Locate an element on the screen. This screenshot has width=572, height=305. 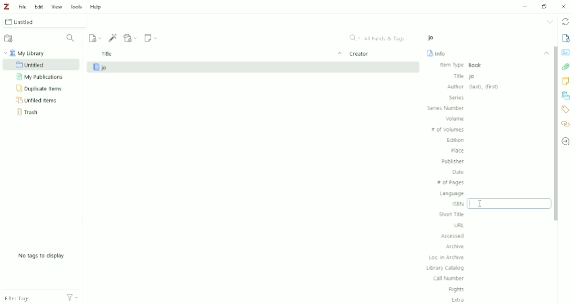
Short Title is located at coordinates (452, 214).